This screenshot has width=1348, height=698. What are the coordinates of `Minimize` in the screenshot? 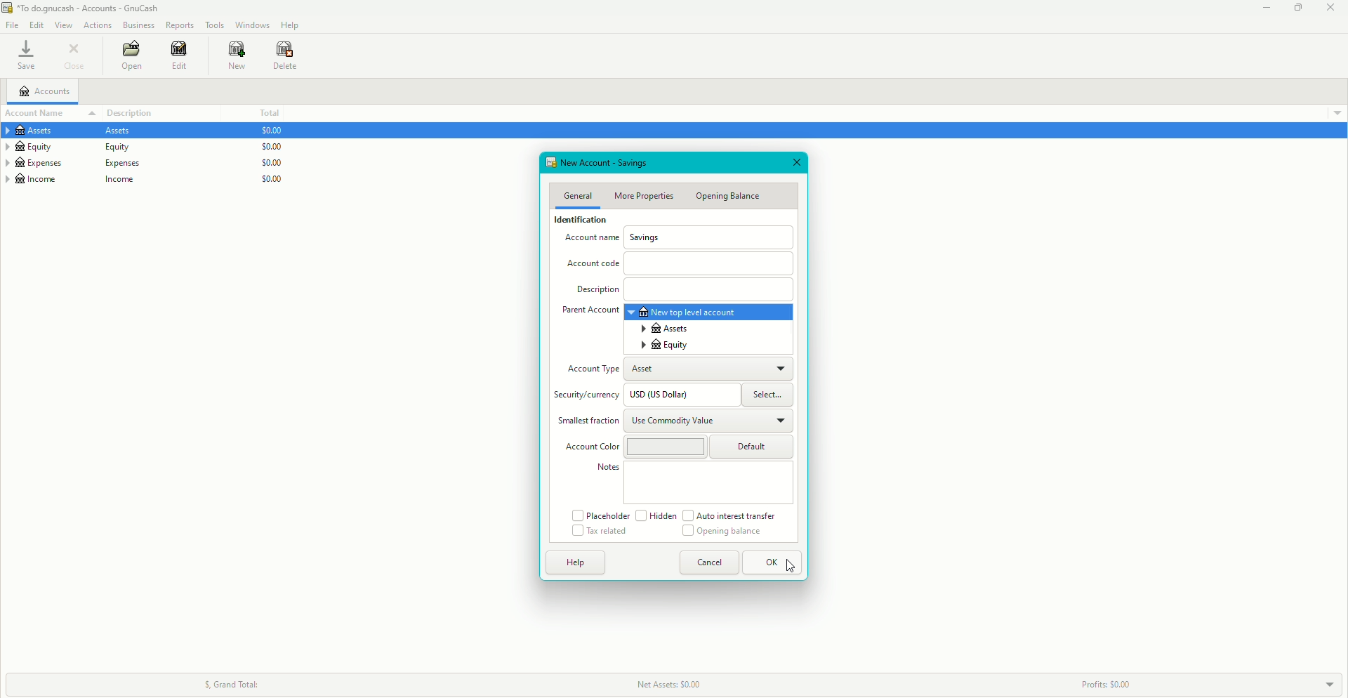 It's located at (1262, 8).